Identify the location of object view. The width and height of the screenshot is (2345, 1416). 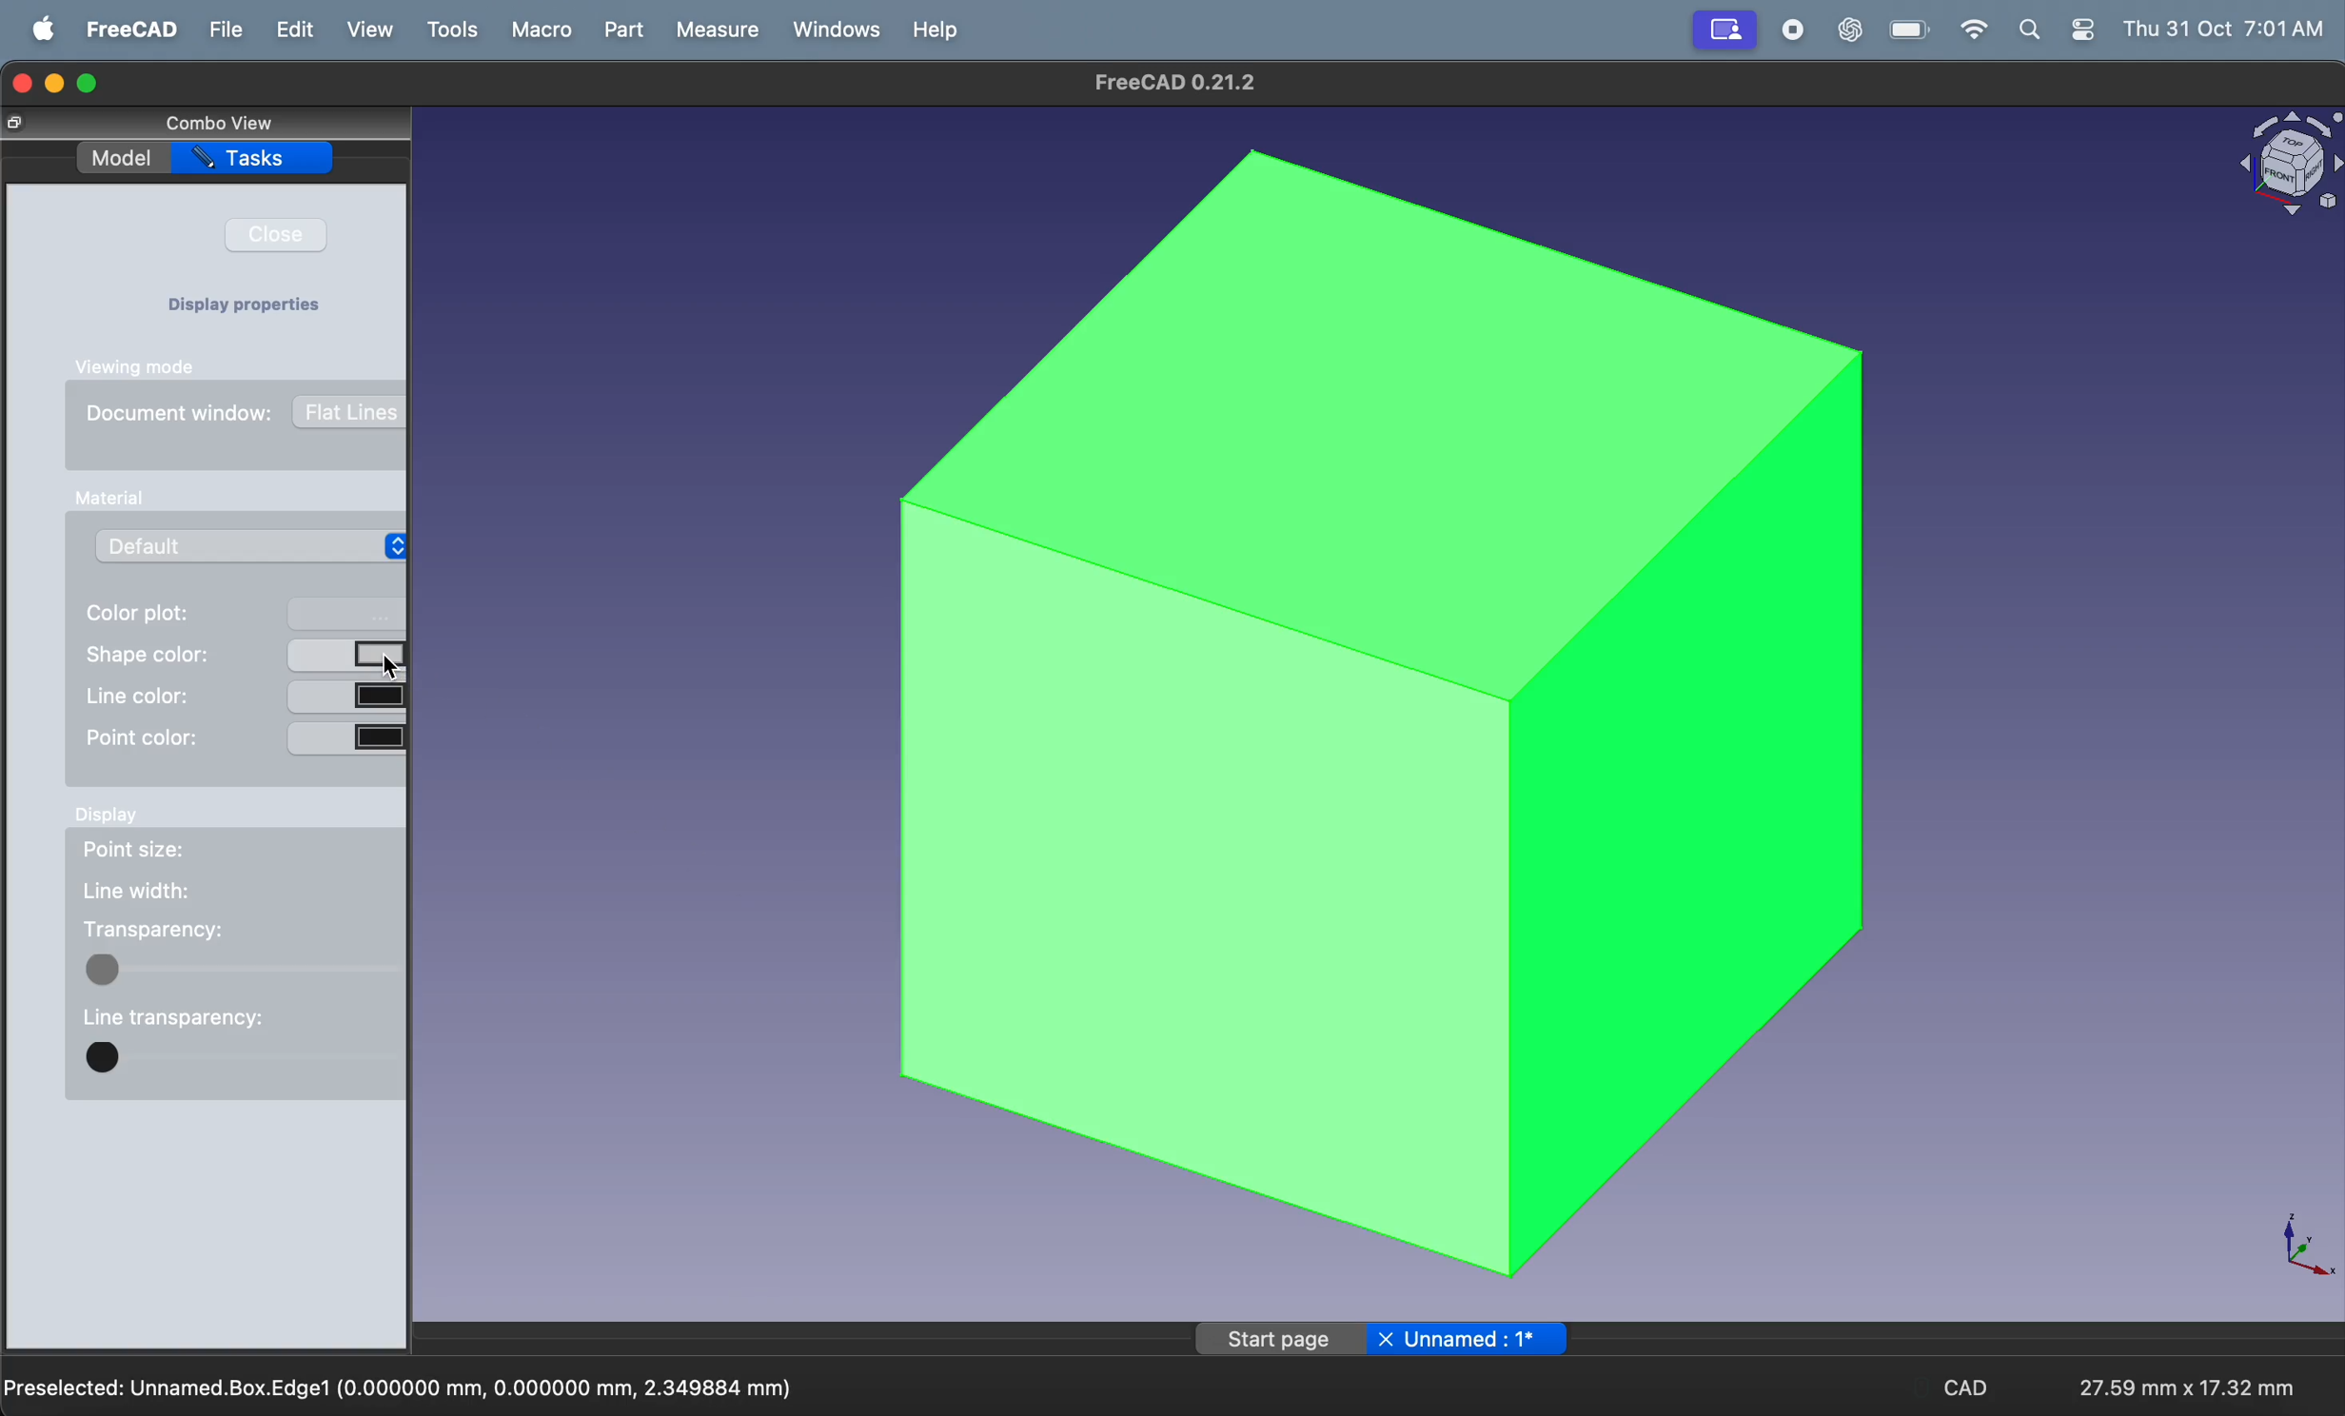
(2284, 166).